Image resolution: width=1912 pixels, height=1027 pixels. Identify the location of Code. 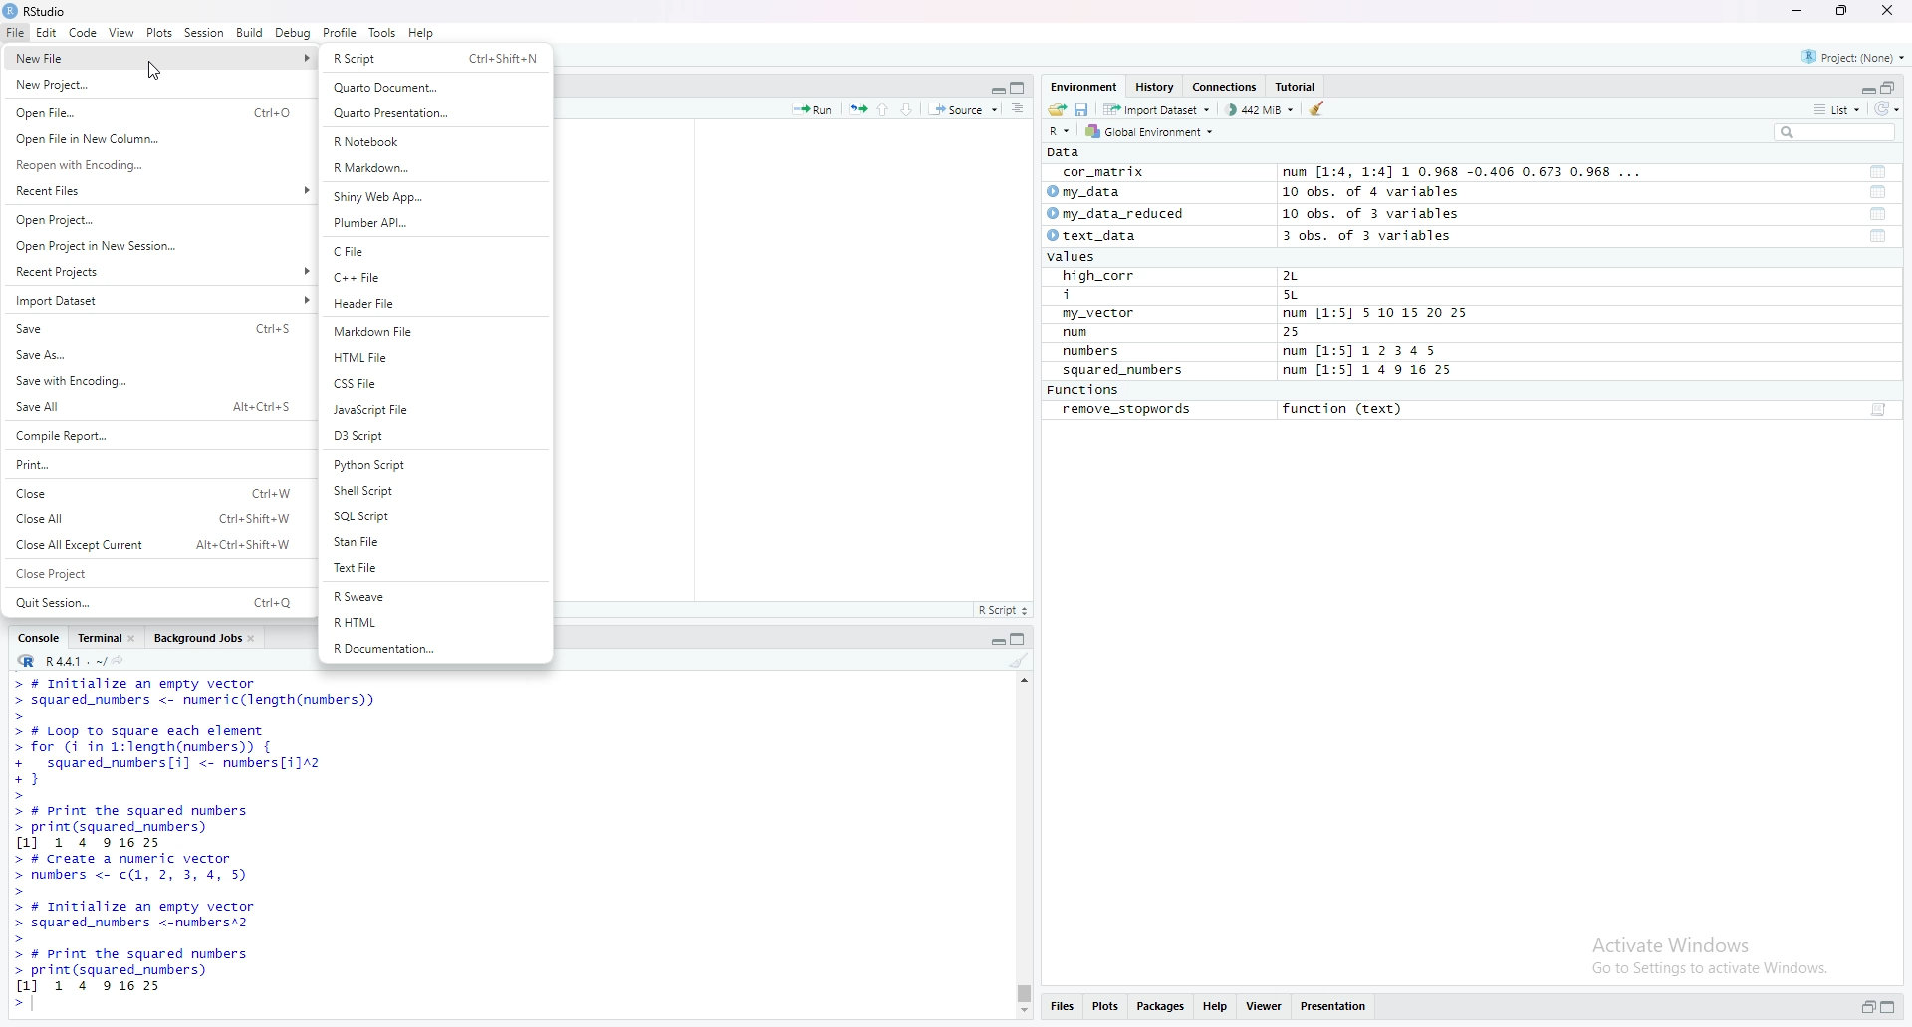
(82, 33).